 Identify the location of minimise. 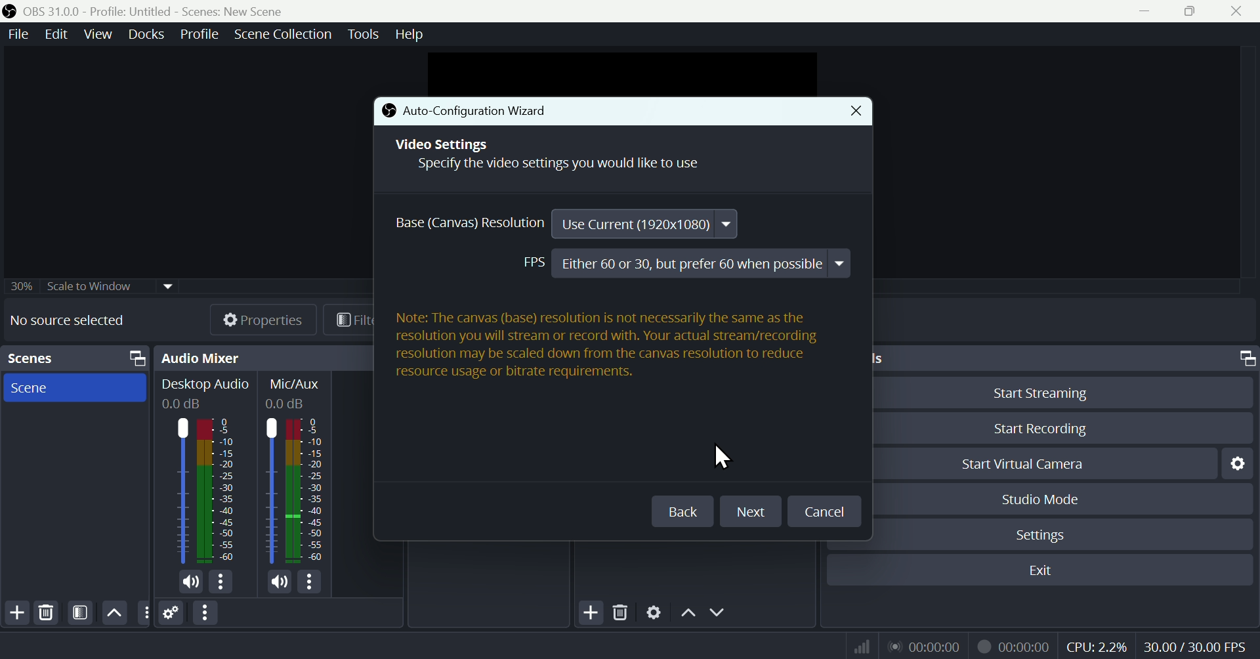
(1141, 11).